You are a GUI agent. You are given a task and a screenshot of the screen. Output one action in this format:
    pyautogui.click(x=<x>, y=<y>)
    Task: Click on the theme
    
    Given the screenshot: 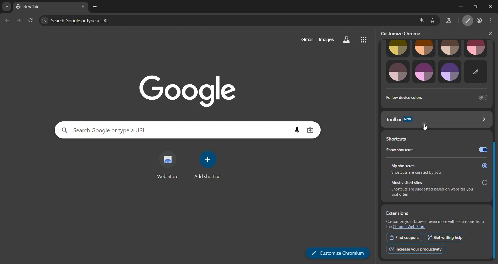 What is the action you would take?
    pyautogui.click(x=449, y=72)
    